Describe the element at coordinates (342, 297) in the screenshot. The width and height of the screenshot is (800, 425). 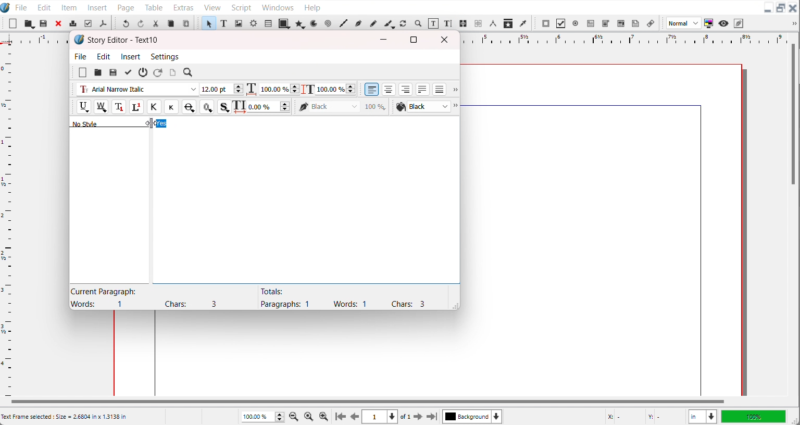
I see `Text` at that location.